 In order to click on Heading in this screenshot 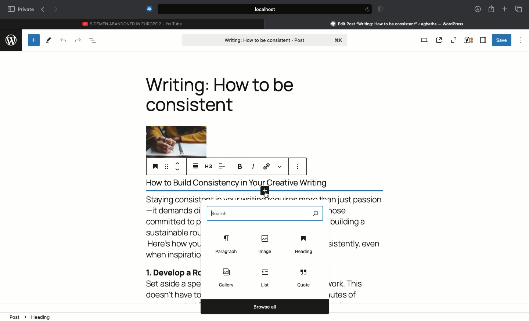, I will do `click(305, 244)`.